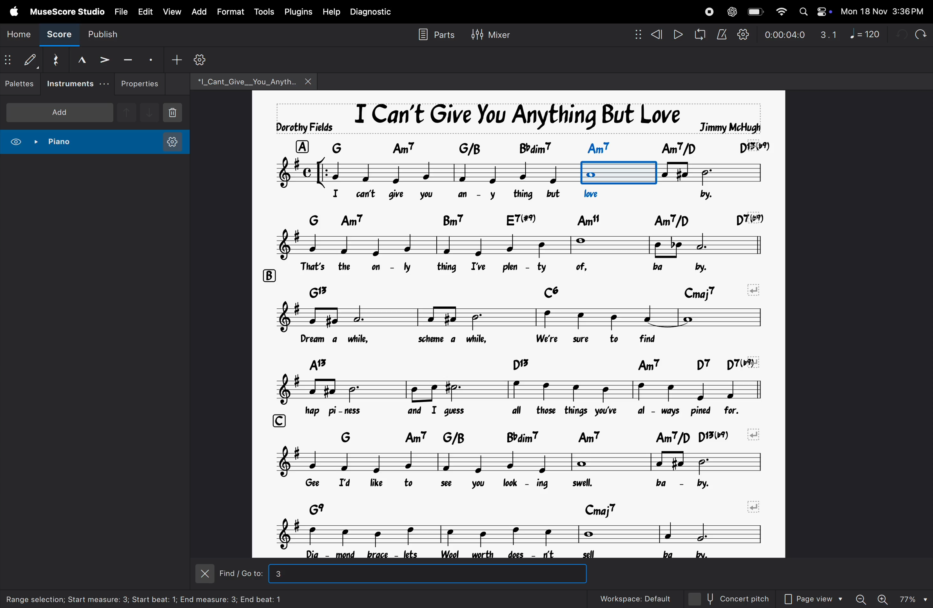 The height and width of the screenshot is (608, 933). I want to click on apple widgets, so click(813, 11).